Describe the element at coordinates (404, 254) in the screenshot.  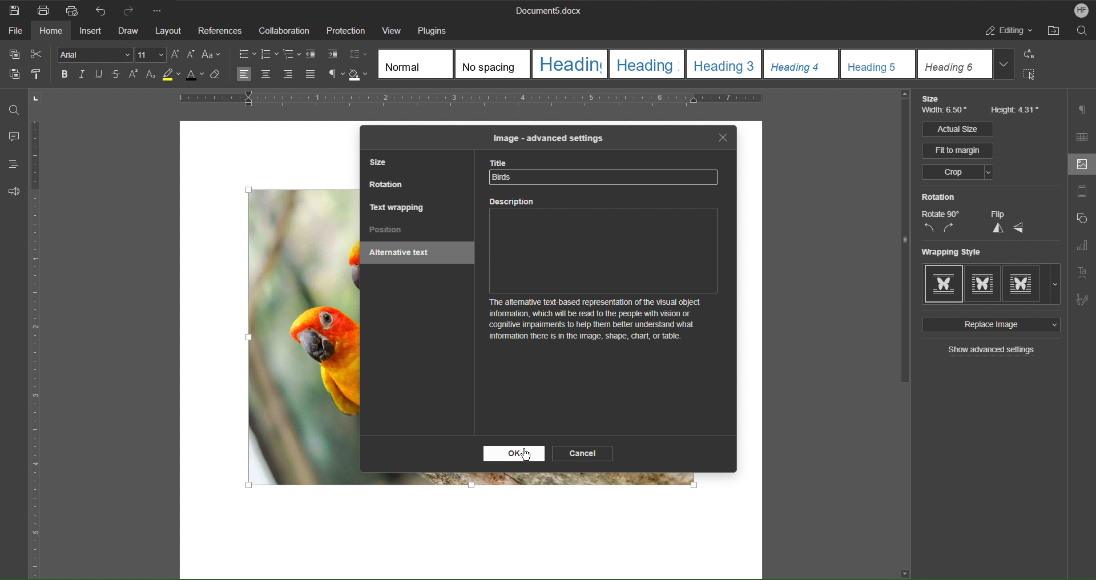
I see `Alternative text` at that location.